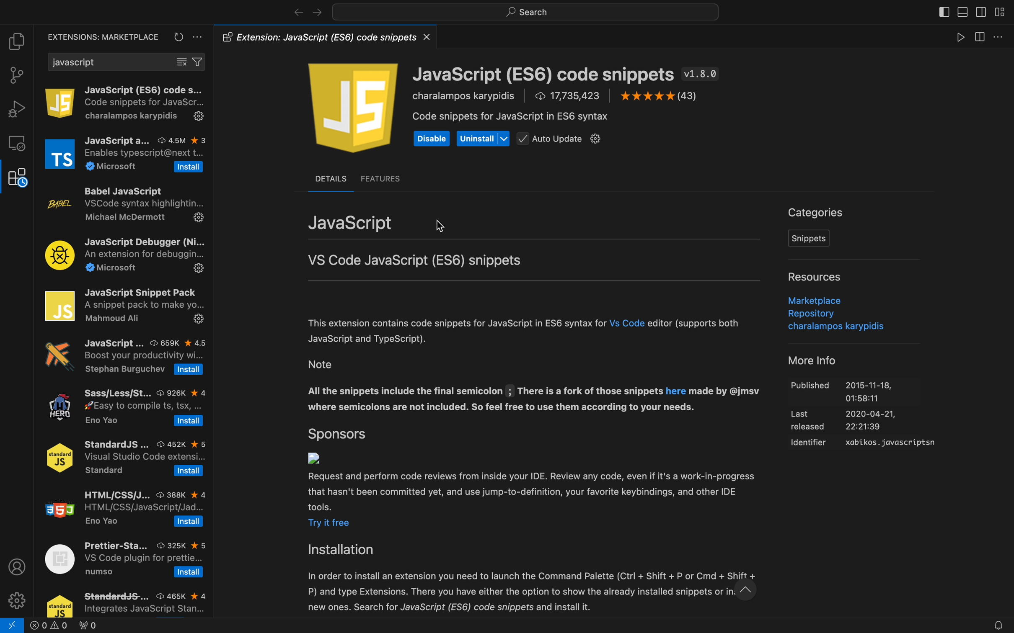 This screenshot has width=1014, height=633. Describe the element at coordinates (17, 143) in the screenshot. I see `remote explore` at that location.